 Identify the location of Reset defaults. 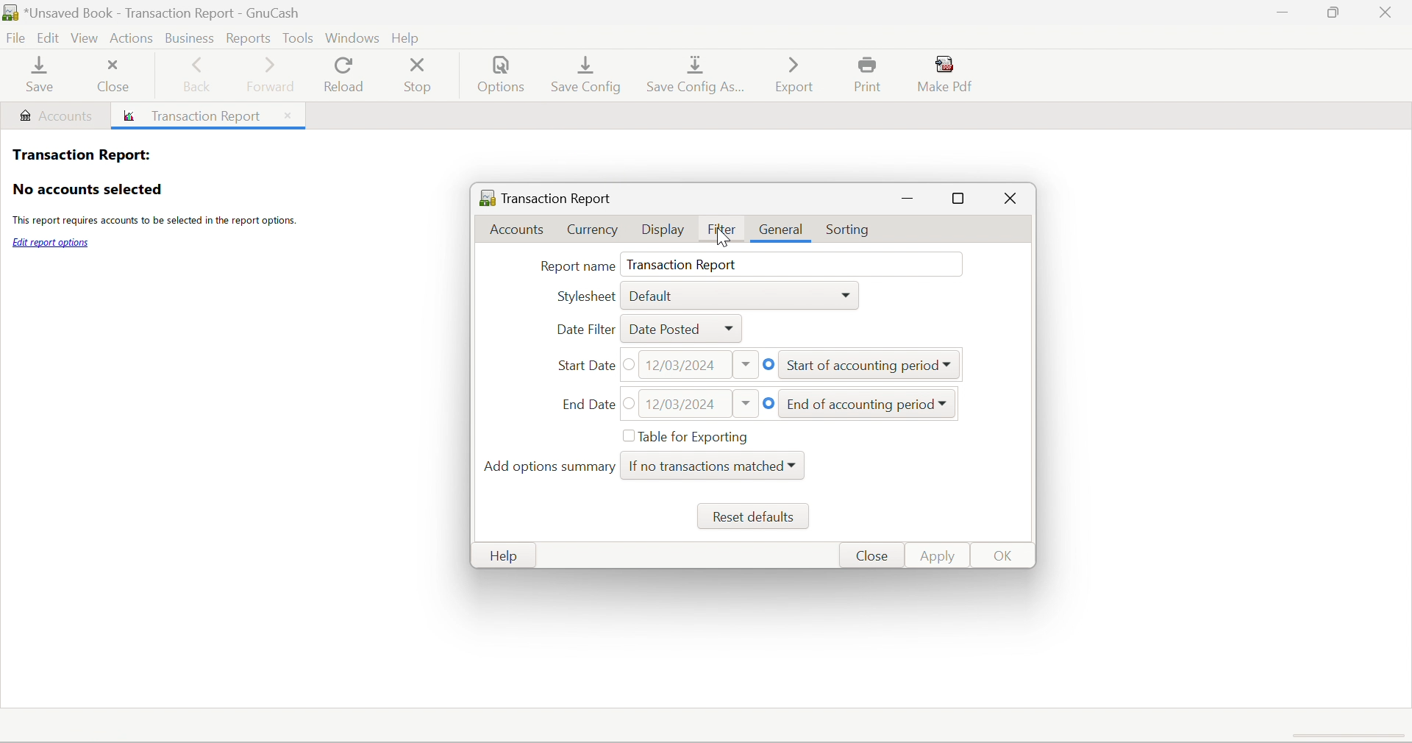
(756, 519).